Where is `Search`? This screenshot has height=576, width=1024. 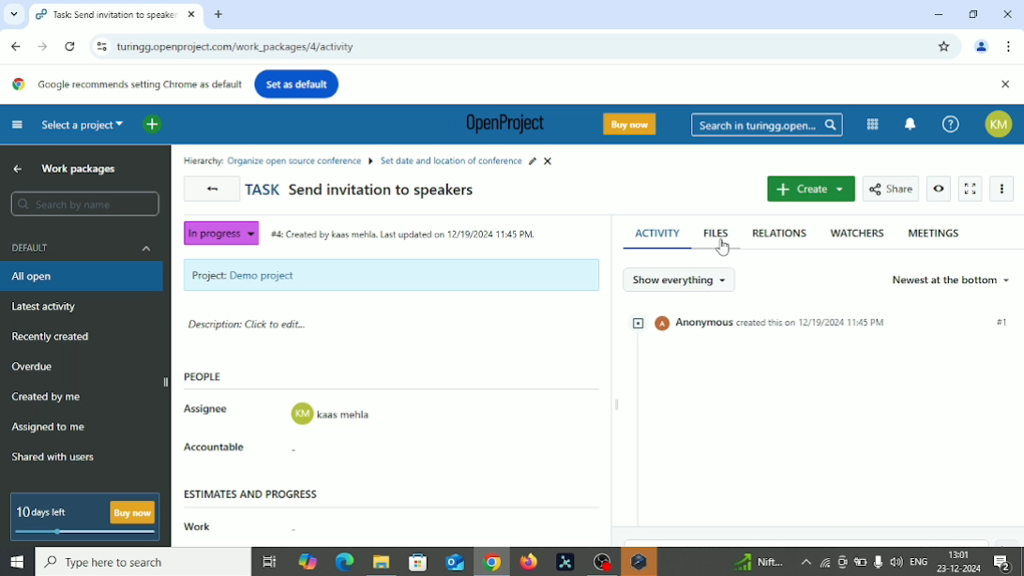 Search is located at coordinates (143, 562).